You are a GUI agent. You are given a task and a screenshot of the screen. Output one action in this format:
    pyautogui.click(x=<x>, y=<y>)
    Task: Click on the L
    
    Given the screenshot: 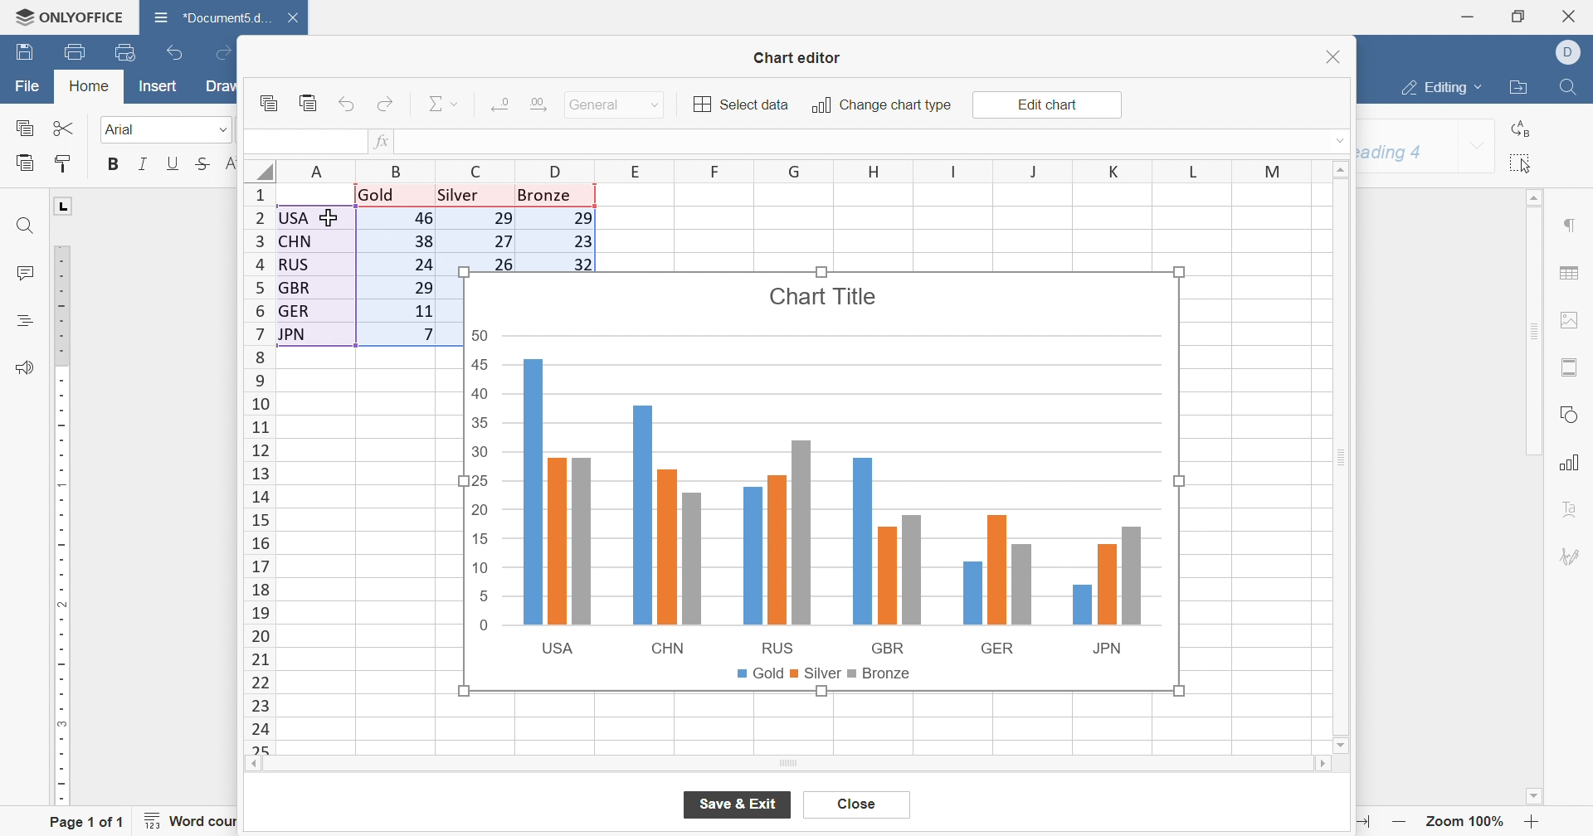 What is the action you would take?
    pyautogui.click(x=64, y=204)
    